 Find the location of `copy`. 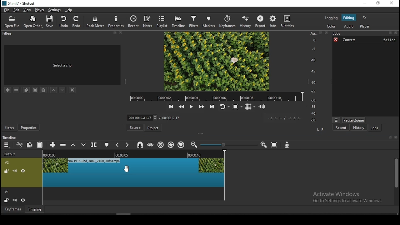

copy is located at coordinates (30, 144).